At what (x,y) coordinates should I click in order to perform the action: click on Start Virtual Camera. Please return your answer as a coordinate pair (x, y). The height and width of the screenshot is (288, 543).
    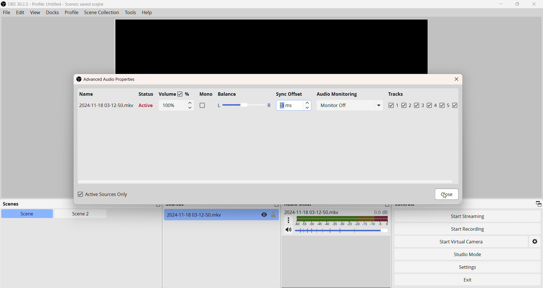
    Looking at the image, I should click on (465, 242).